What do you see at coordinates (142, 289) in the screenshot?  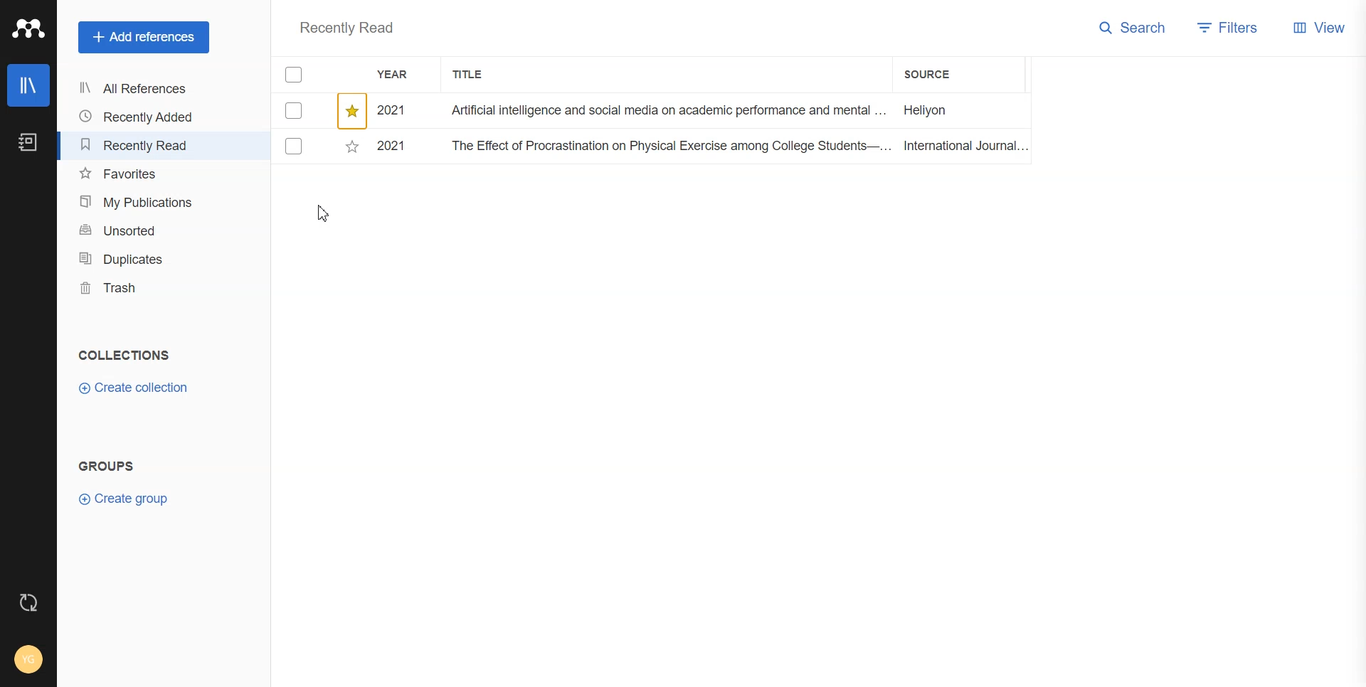 I see `Trash` at bounding box center [142, 289].